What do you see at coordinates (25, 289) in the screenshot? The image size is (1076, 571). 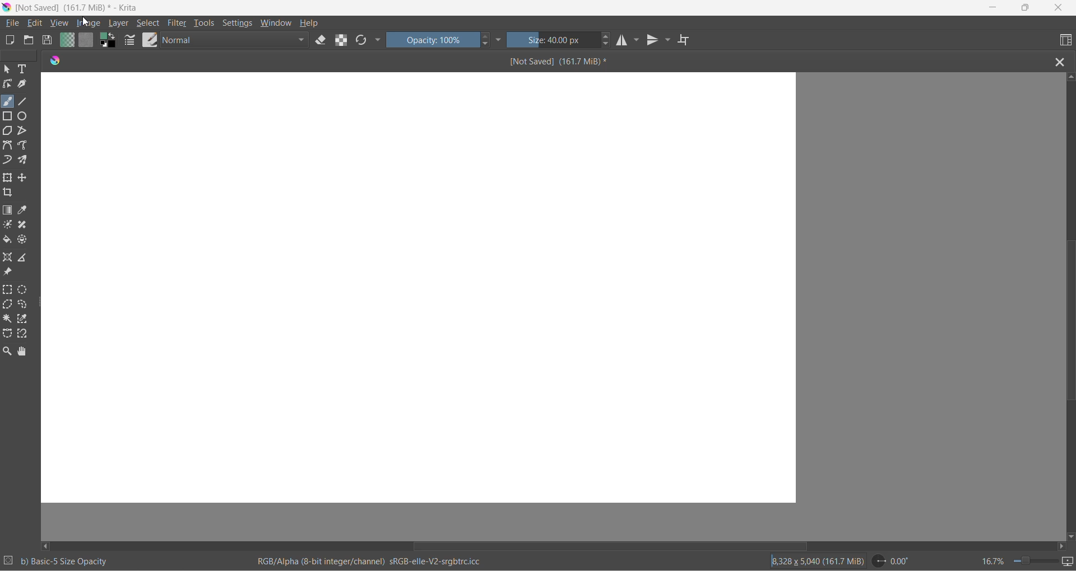 I see `elliptical selection tool` at bounding box center [25, 289].